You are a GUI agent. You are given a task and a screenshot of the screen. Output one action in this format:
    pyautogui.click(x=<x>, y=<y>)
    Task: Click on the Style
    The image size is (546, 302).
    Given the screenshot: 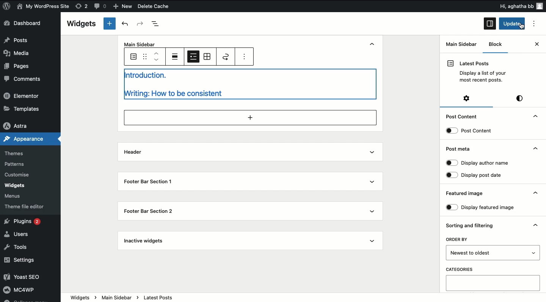 What is the action you would take?
    pyautogui.click(x=519, y=99)
    